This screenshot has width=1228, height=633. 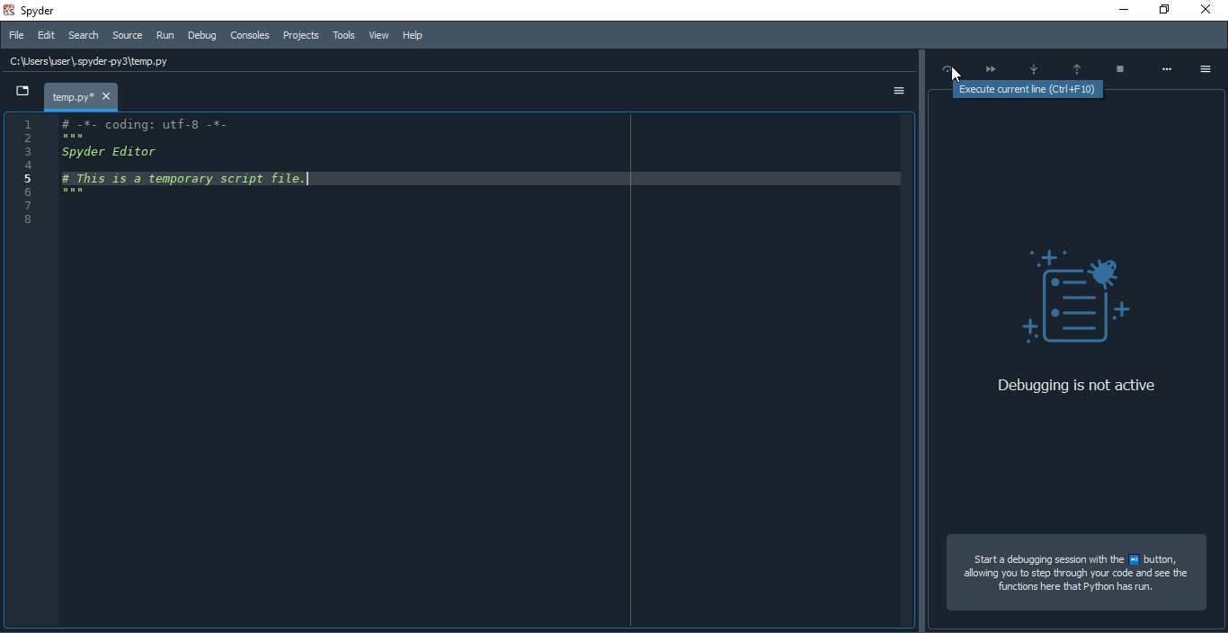 What do you see at coordinates (1028, 90) in the screenshot?
I see `Execute current ine (Ctrl+F 10)` at bounding box center [1028, 90].